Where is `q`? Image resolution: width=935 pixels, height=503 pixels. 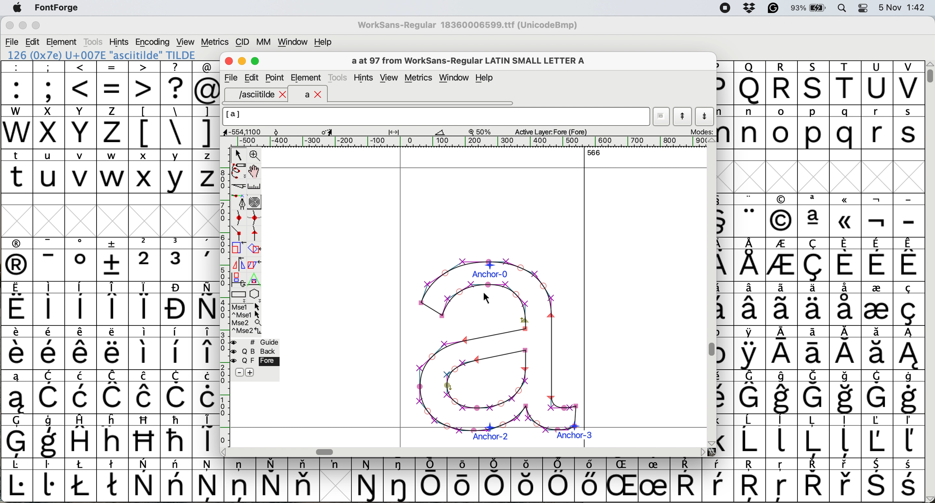
q is located at coordinates (847, 128).